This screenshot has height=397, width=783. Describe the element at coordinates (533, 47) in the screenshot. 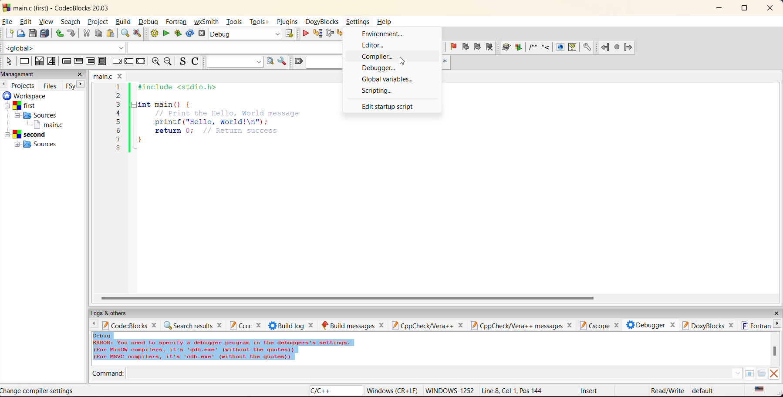

I see `insert a comment block` at that location.